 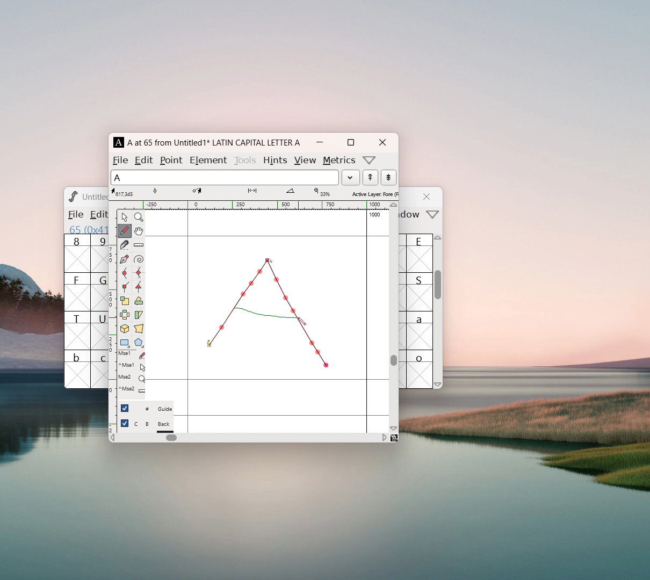 What do you see at coordinates (125, 217) in the screenshot?
I see `pointer` at bounding box center [125, 217].